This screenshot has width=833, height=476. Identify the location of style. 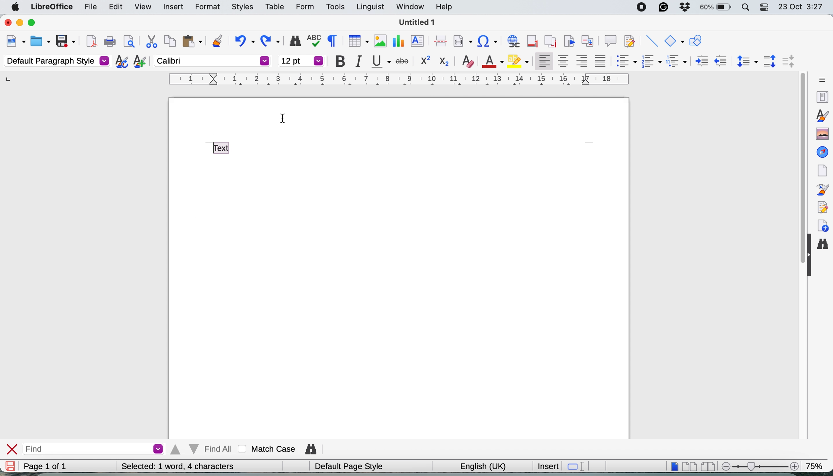
(398, 79).